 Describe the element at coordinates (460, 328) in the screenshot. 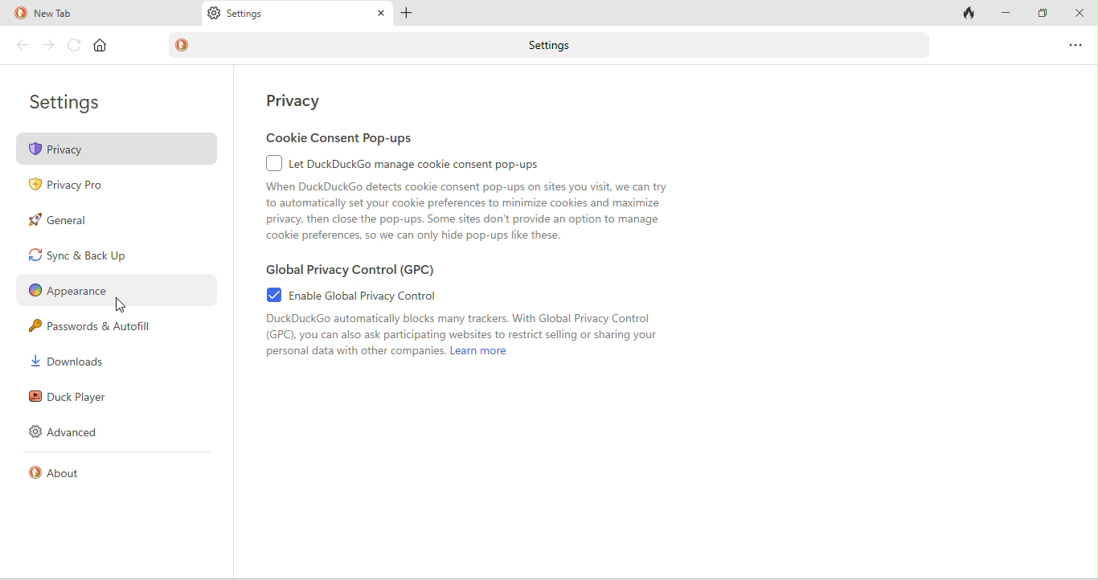

I see `duck duck go automatically blocks many trackers. with global privacy control (gpc) you can also ask participating websites to restricts selling sharing your` at that location.